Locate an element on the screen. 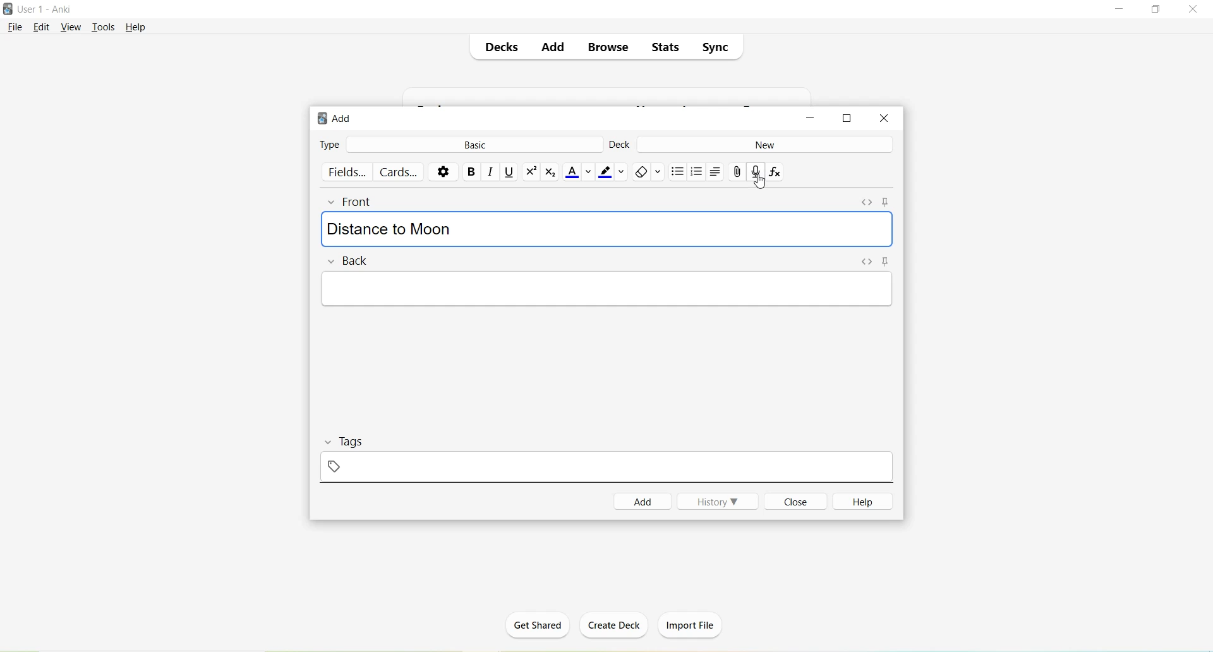  Decks is located at coordinates (500, 46).